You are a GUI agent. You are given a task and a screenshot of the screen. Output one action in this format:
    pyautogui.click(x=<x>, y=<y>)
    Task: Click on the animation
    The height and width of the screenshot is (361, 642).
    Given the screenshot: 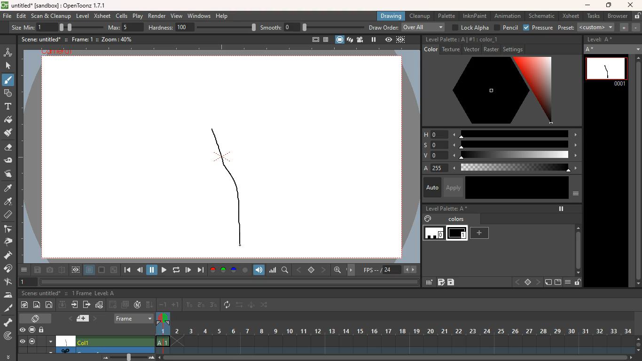 What is the action you would take?
    pyautogui.click(x=508, y=16)
    